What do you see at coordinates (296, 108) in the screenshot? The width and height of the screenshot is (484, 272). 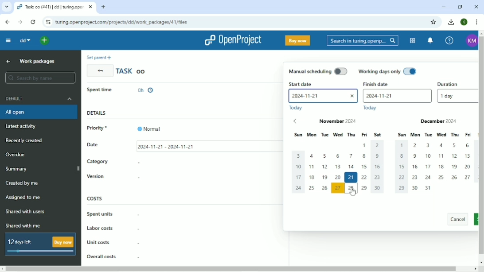 I see `Today` at bounding box center [296, 108].